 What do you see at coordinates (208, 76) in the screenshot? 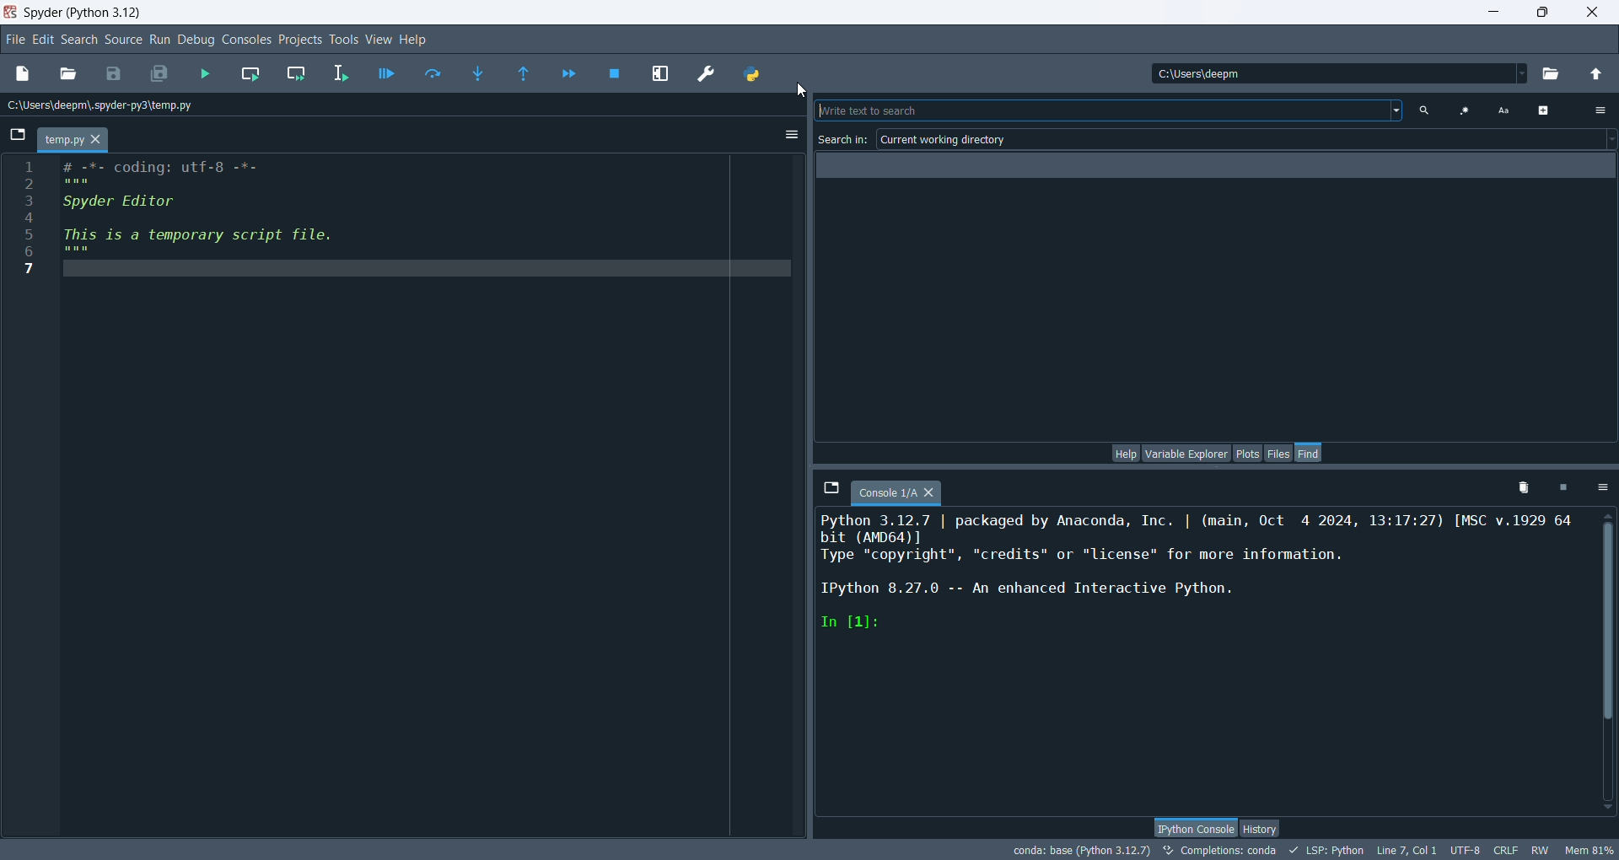
I see `run files` at bounding box center [208, 76].